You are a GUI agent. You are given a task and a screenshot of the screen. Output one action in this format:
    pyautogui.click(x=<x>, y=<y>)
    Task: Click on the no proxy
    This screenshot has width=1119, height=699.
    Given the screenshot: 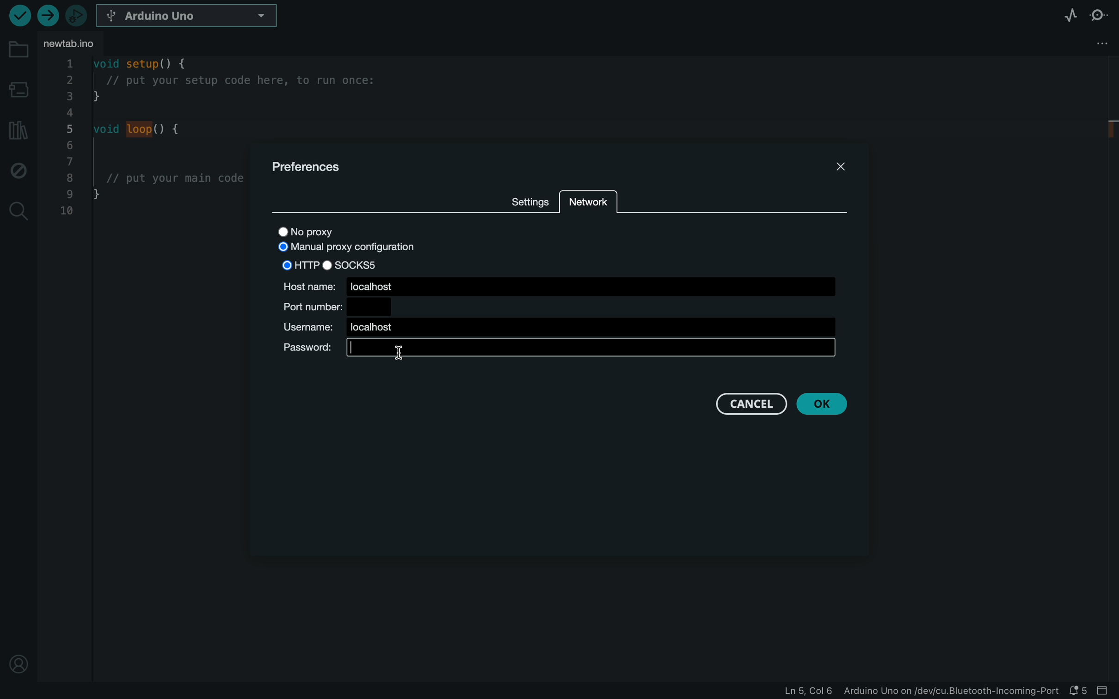 What is the action you would take?
    pyautogui.click(x=330, y=230)
    